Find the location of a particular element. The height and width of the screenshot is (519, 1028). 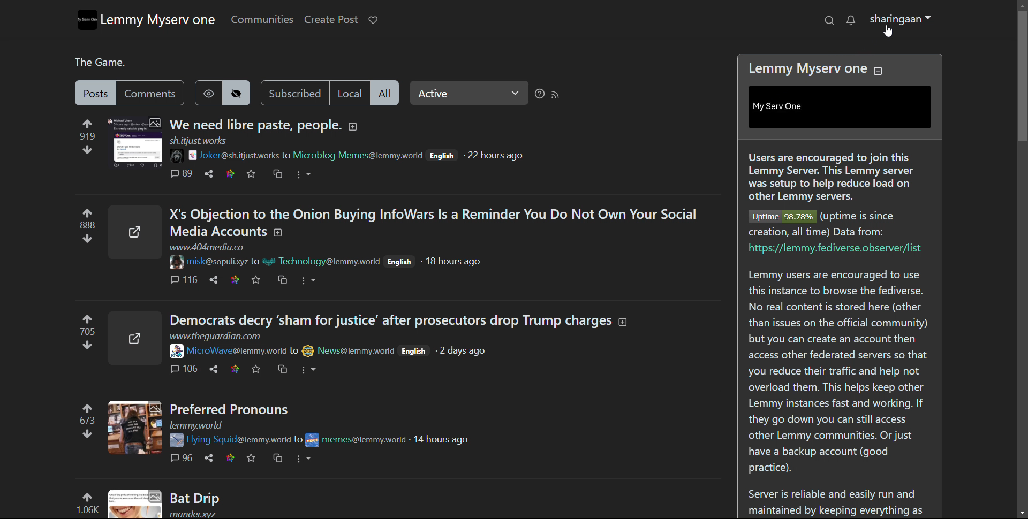

cross post is located at coordinates (283, 281).